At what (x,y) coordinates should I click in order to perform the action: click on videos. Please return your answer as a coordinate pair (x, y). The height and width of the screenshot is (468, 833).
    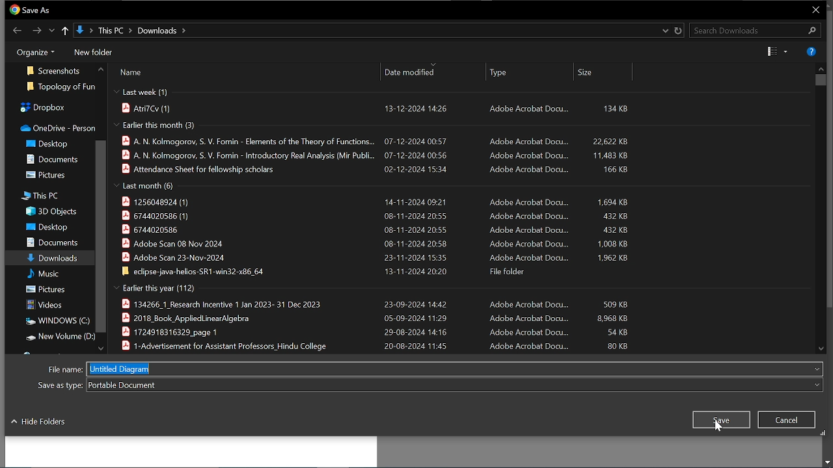
    Looking at the image, I should click on (44, 304).